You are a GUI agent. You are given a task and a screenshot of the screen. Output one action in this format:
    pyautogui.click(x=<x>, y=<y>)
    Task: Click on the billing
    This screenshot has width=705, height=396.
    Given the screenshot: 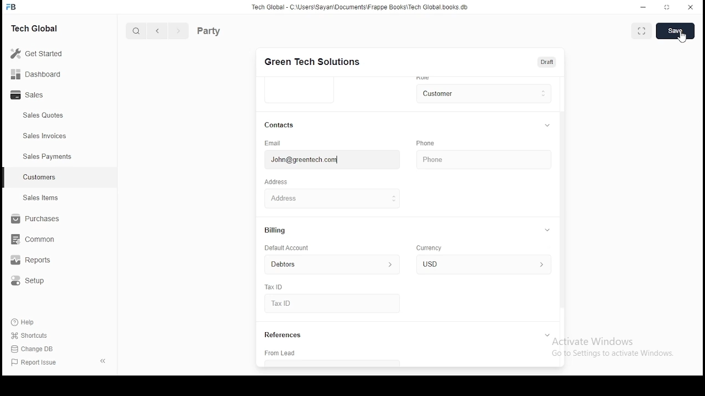 What is the action you would take?
    pyautogui.click(x=276, y=230)
    